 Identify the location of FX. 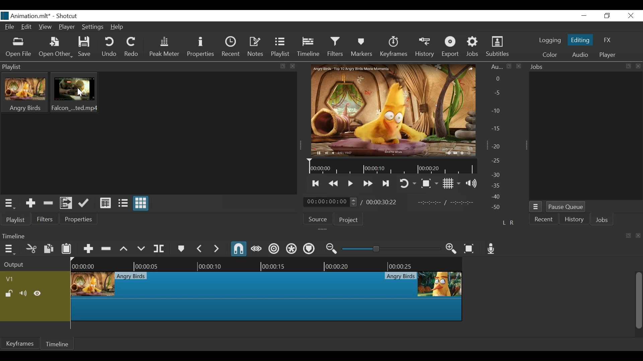
(608, 40).